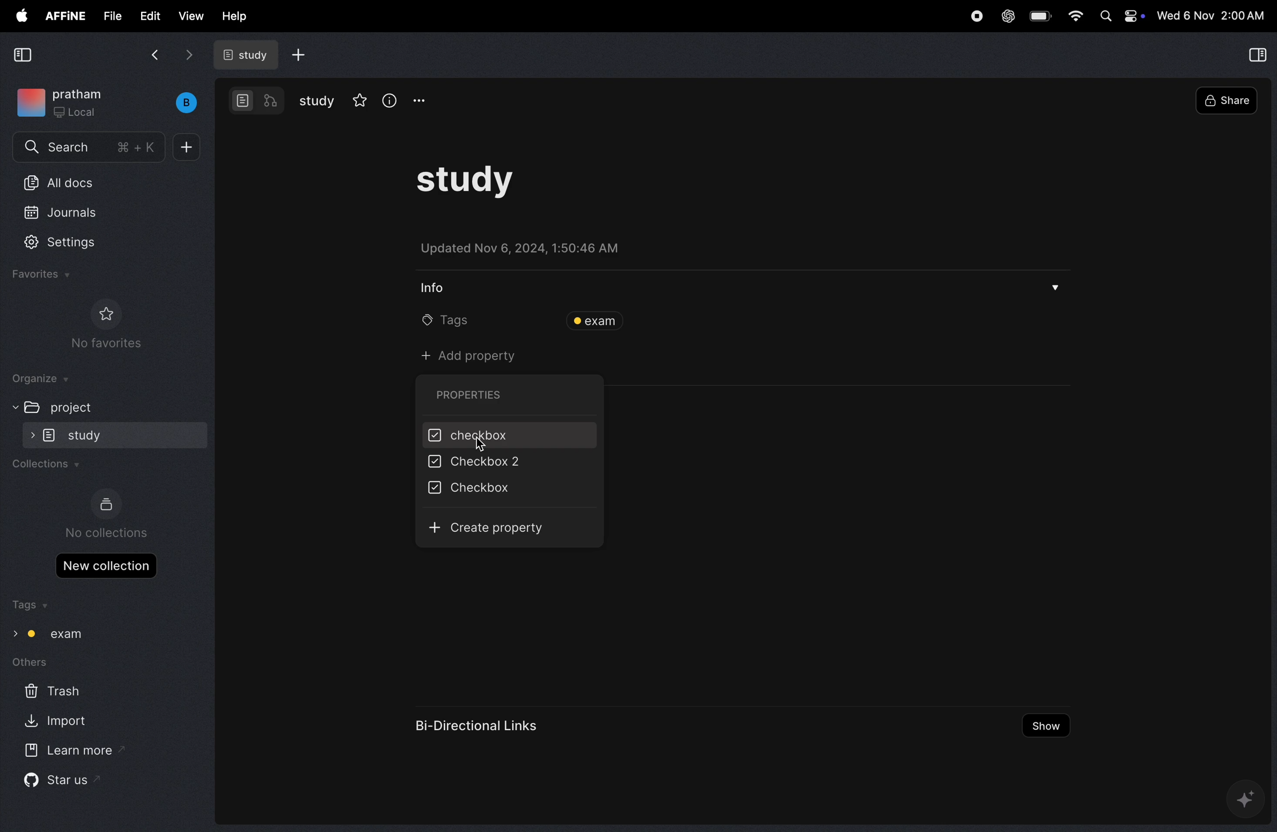 This screenshot has height=832, width=1277. I want to click on share, so click(1226, 99).